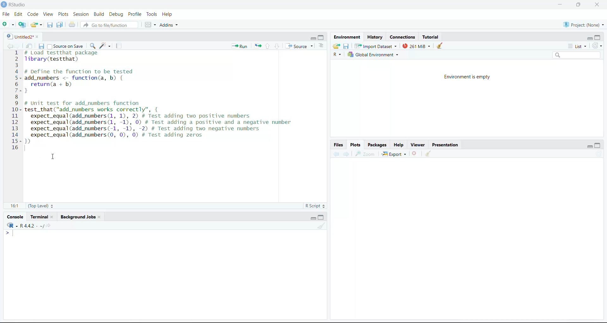 This screenshot has width=607, height=323. I want to click on go back, so click(9, 46).